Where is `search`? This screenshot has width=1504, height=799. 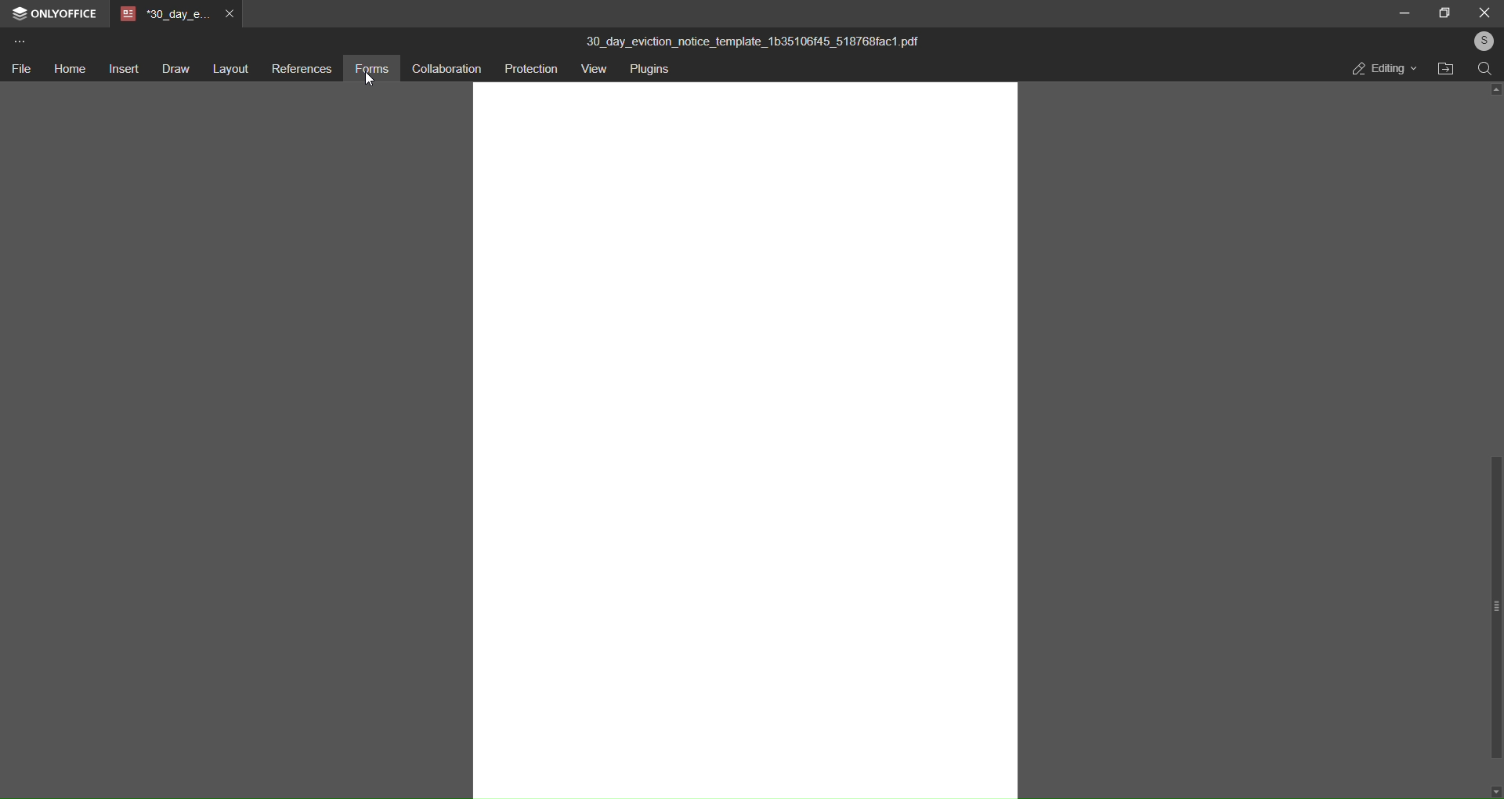
search is located at coordinates (1484, 70).